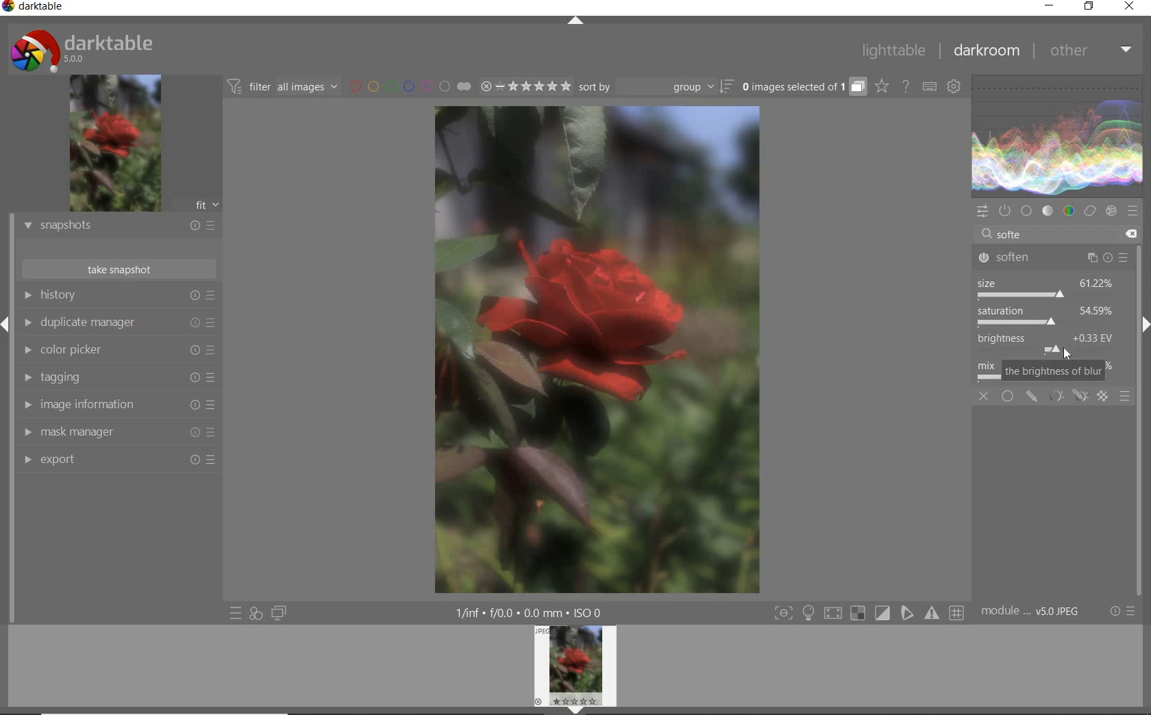  I want to click on scrollbar, so click(1139, 373).